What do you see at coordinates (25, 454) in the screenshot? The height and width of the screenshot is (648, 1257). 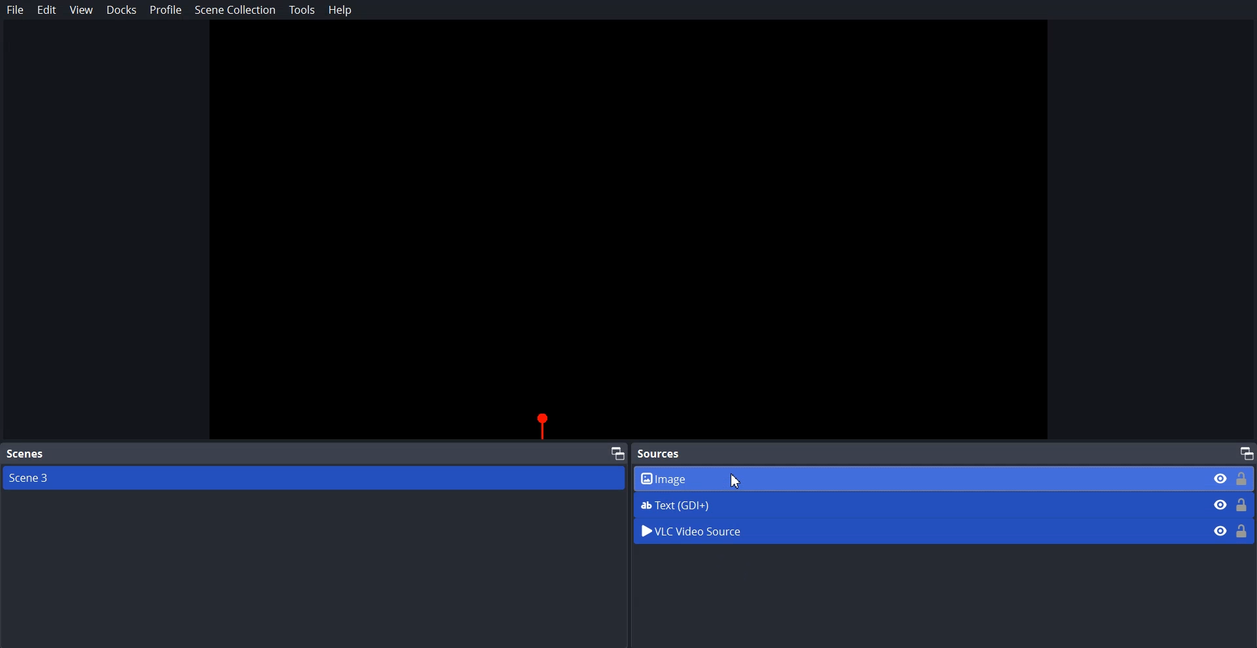 I see `Scenes` at bounding box center [25, 454].